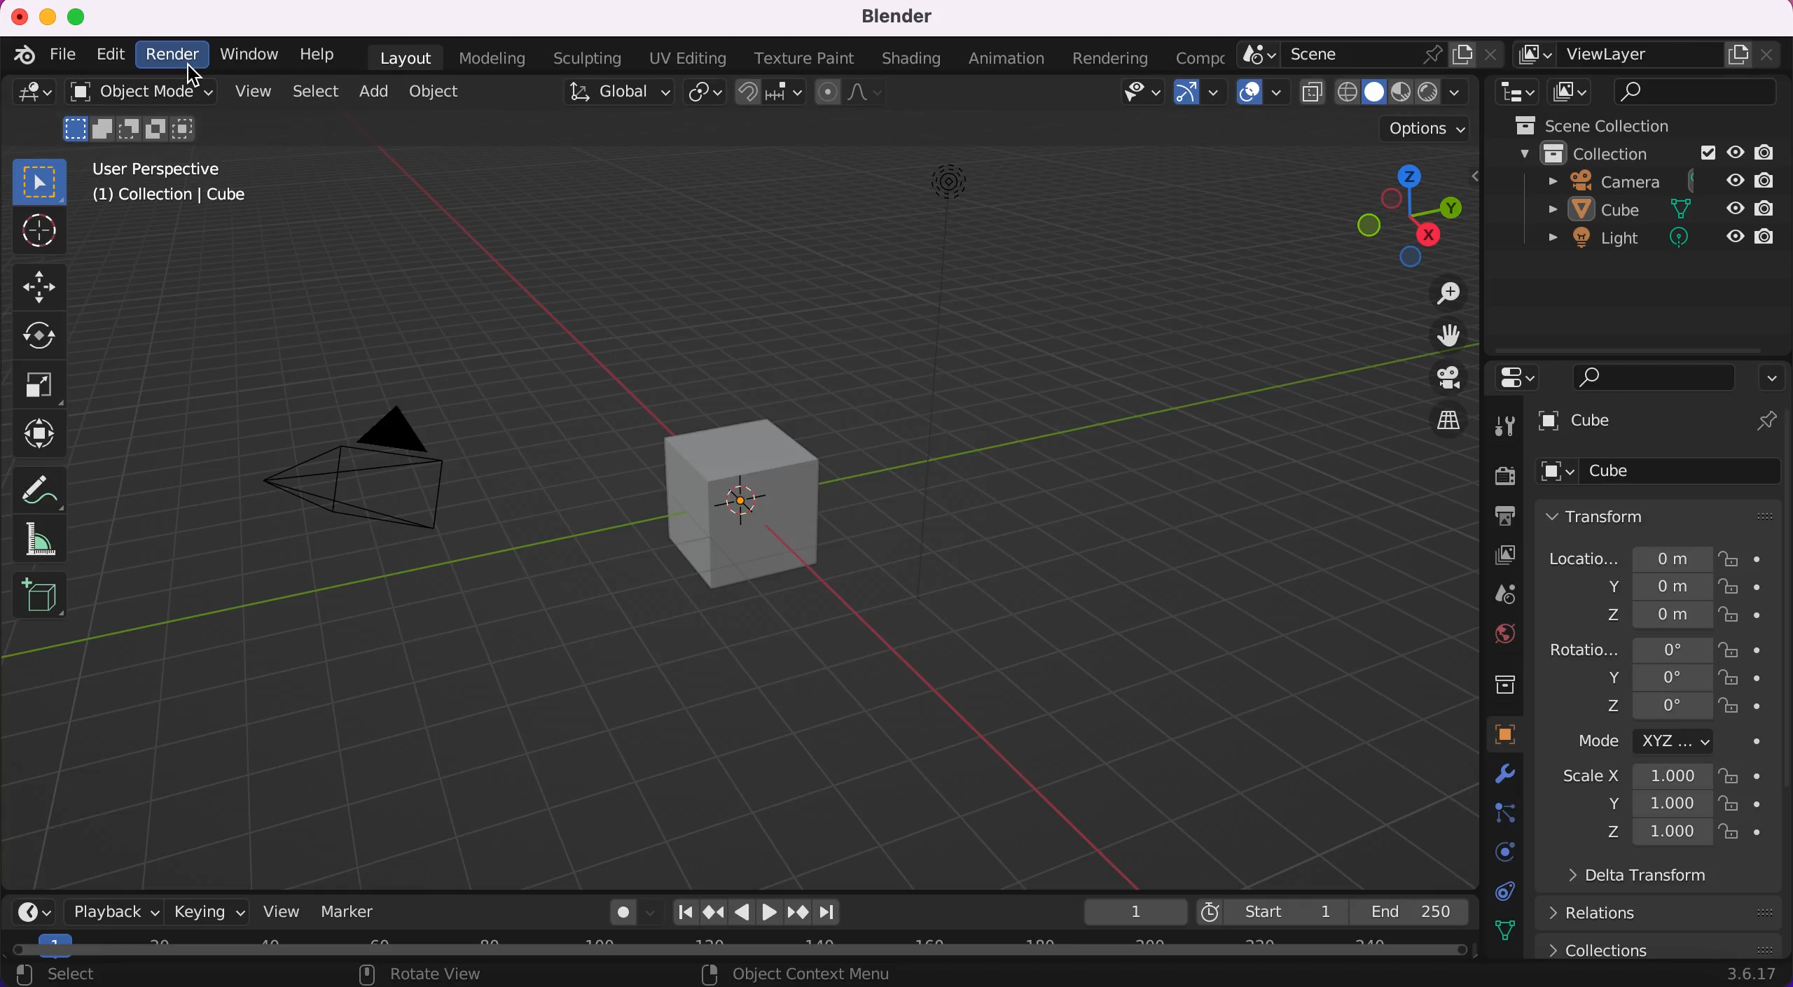  Describe the element at coordinates (39, 232) in the screenshot. I see `cursor` at that location.